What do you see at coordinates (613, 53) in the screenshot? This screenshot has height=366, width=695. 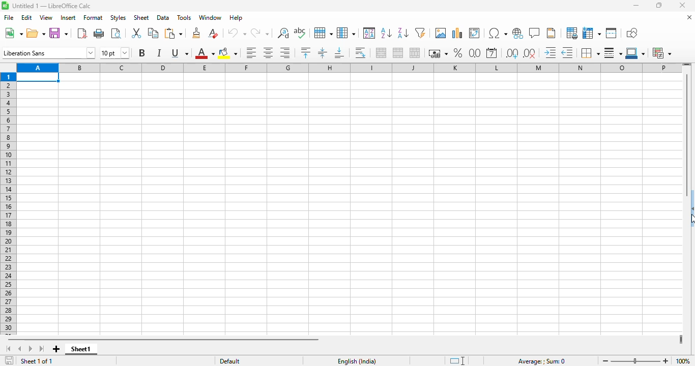 I see `border style` at bounding box center [613, 53].